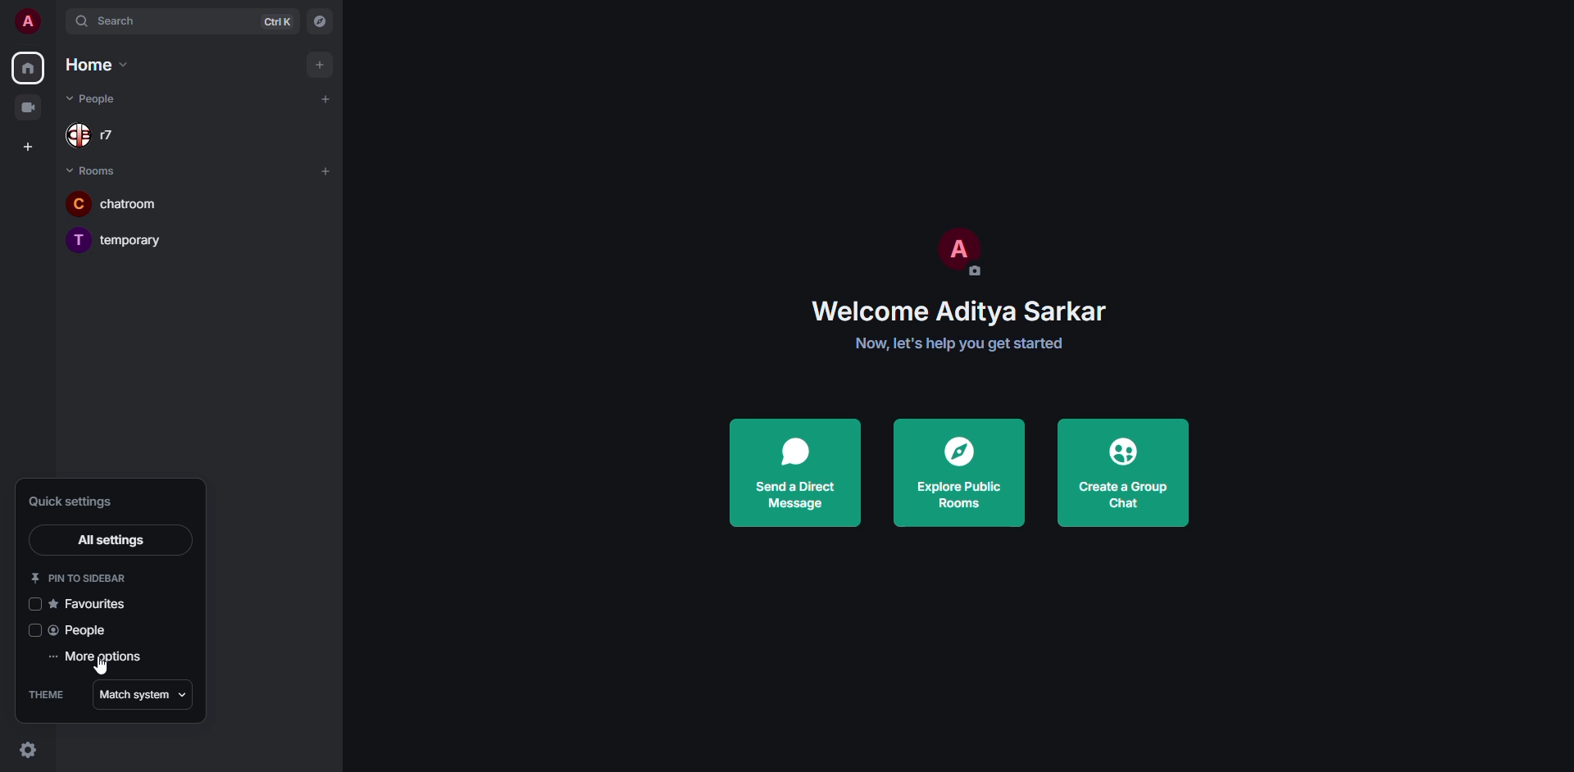 Image resolution: width=1574 pixels, height=772 pixels. Describe the element at coordinates (25, 750) in the screenshot. I see `quick settings` at that location.